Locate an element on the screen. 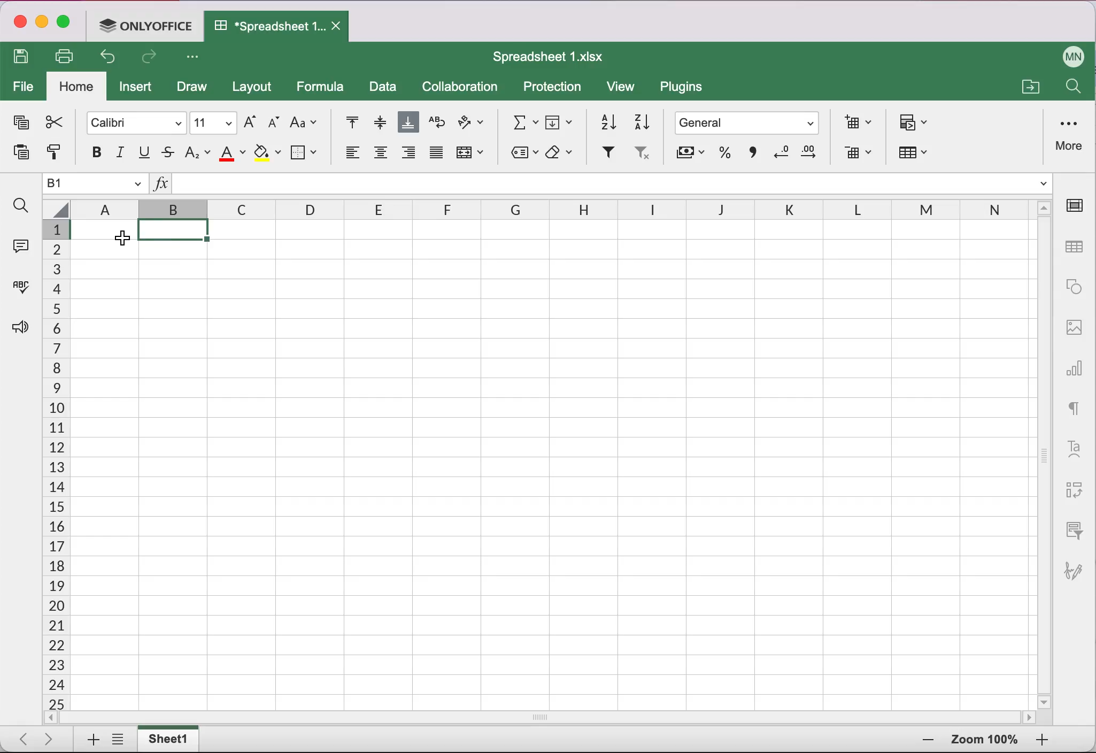 The width and height of the screenshot is (1096, 753). open file location is located at coordinates (1029, 85).